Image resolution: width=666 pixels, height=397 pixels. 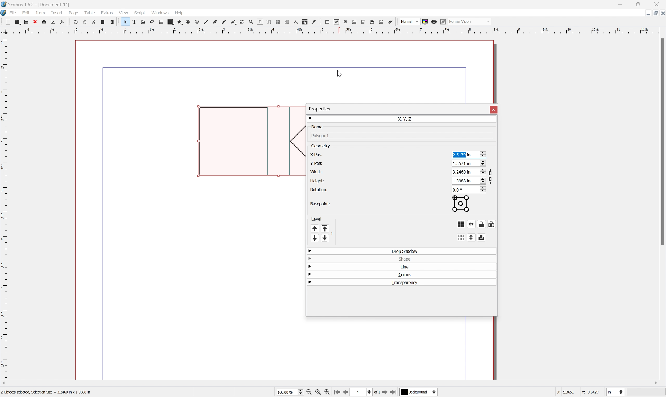 What do you see at coordinates (460, 224) in the screenshot?
I see `group object` at bounding box center [460, 224].